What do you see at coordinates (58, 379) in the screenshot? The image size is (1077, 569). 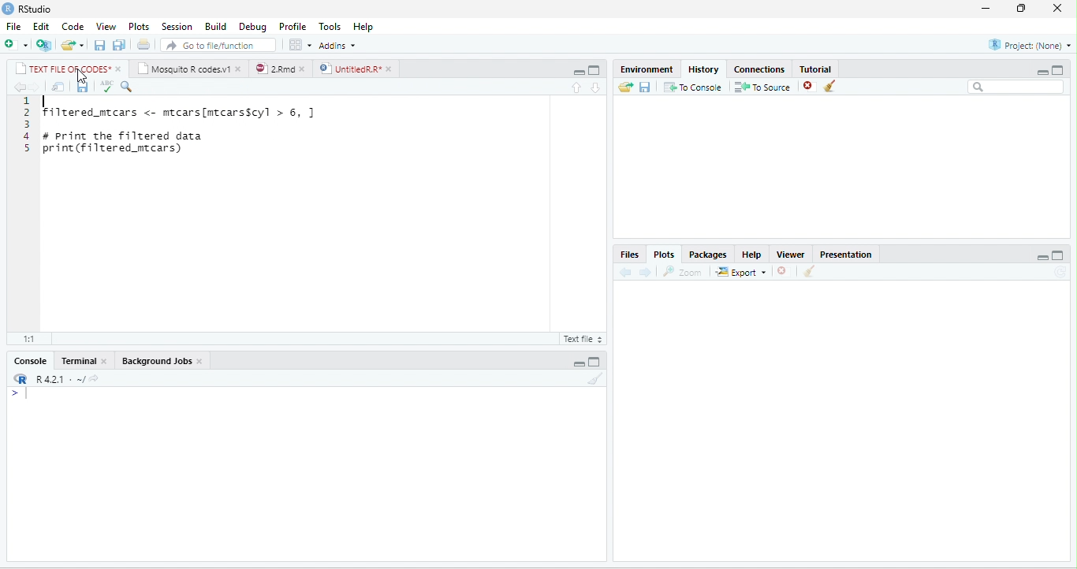 I see `R 4.2.1 ~/` at bounding box center [58, 379].